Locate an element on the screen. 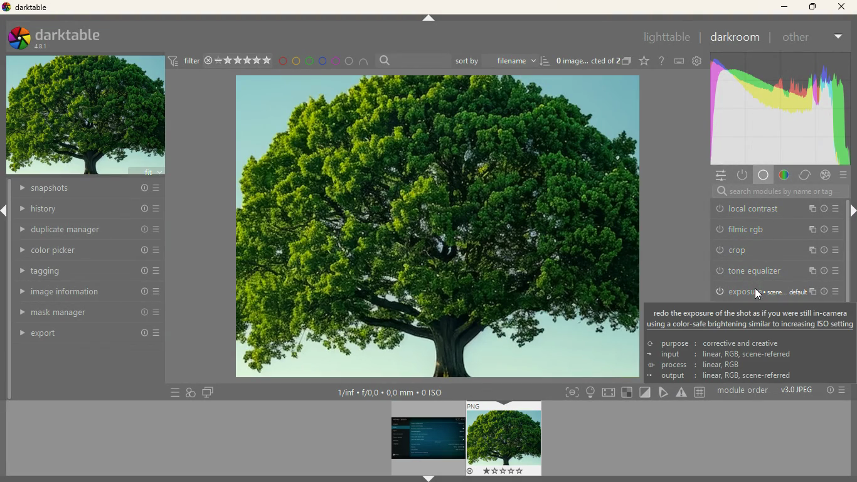 The height and width of the screenshot is (482, 857). cursor is located at coordinates (758, 294).